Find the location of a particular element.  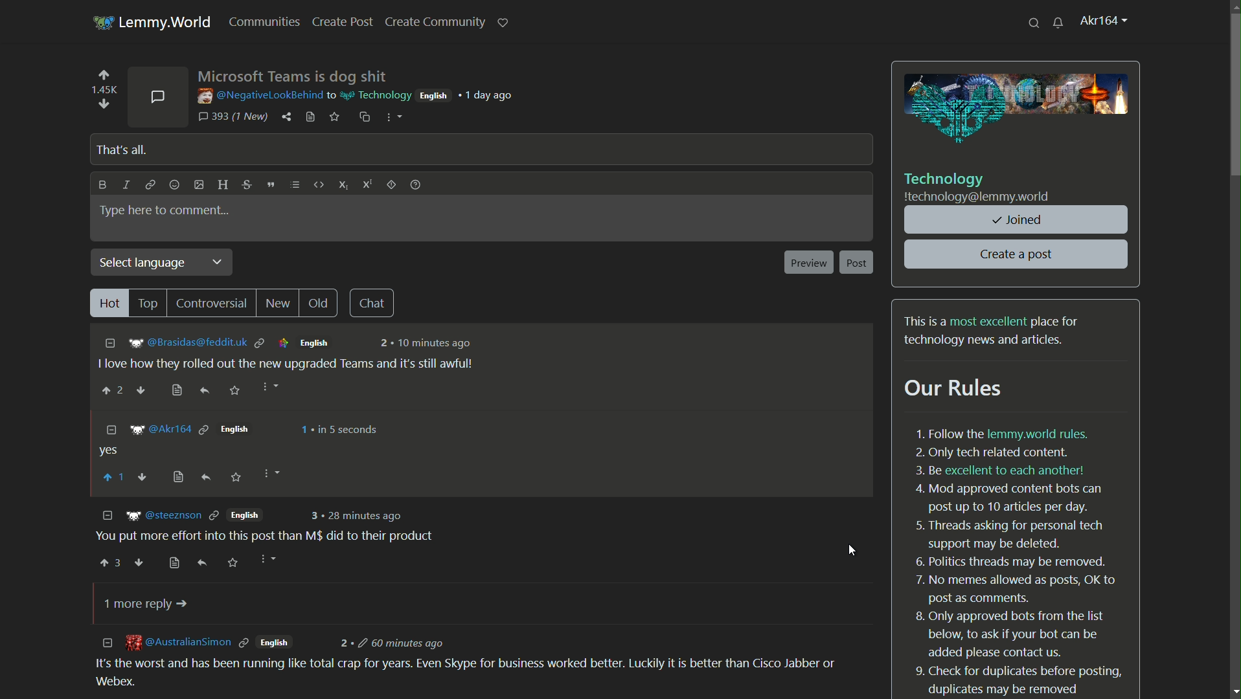

code is located at coordinates (317, 186).